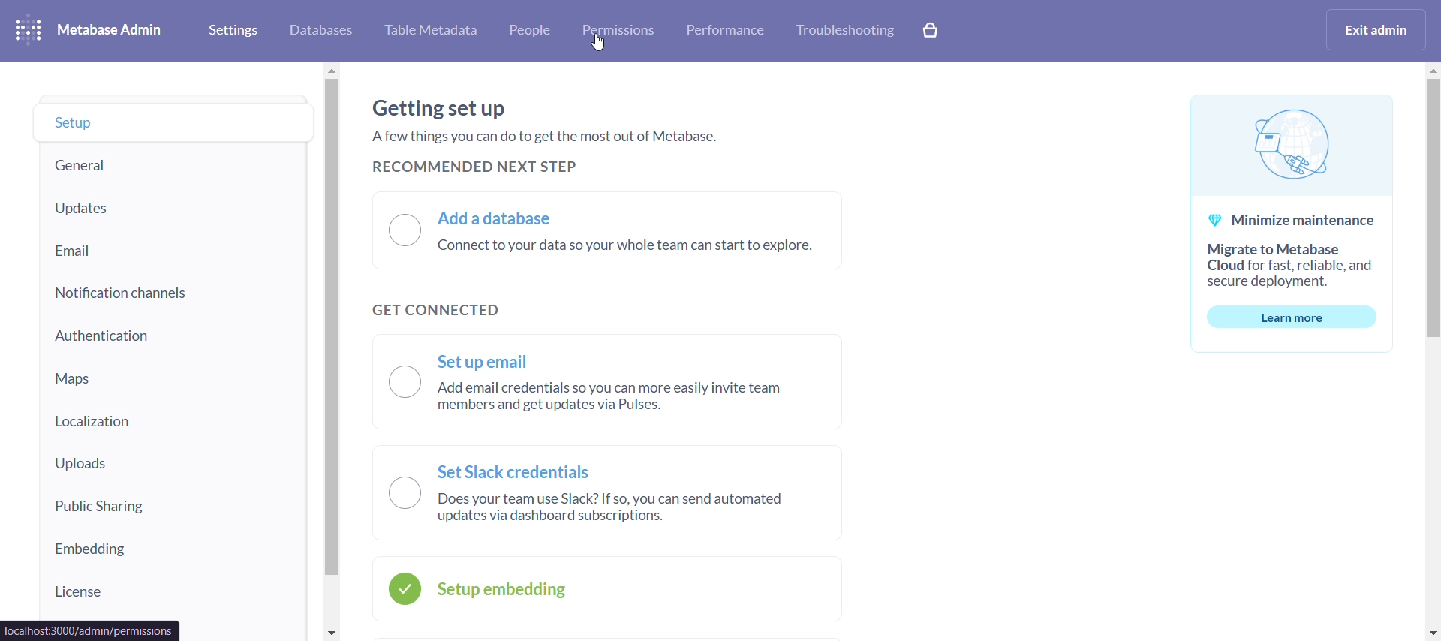 The image size is (1441, 641). Describe the element at coordinates (1295, 221) in the screenshot. I see `minimize maintenance` at that location.